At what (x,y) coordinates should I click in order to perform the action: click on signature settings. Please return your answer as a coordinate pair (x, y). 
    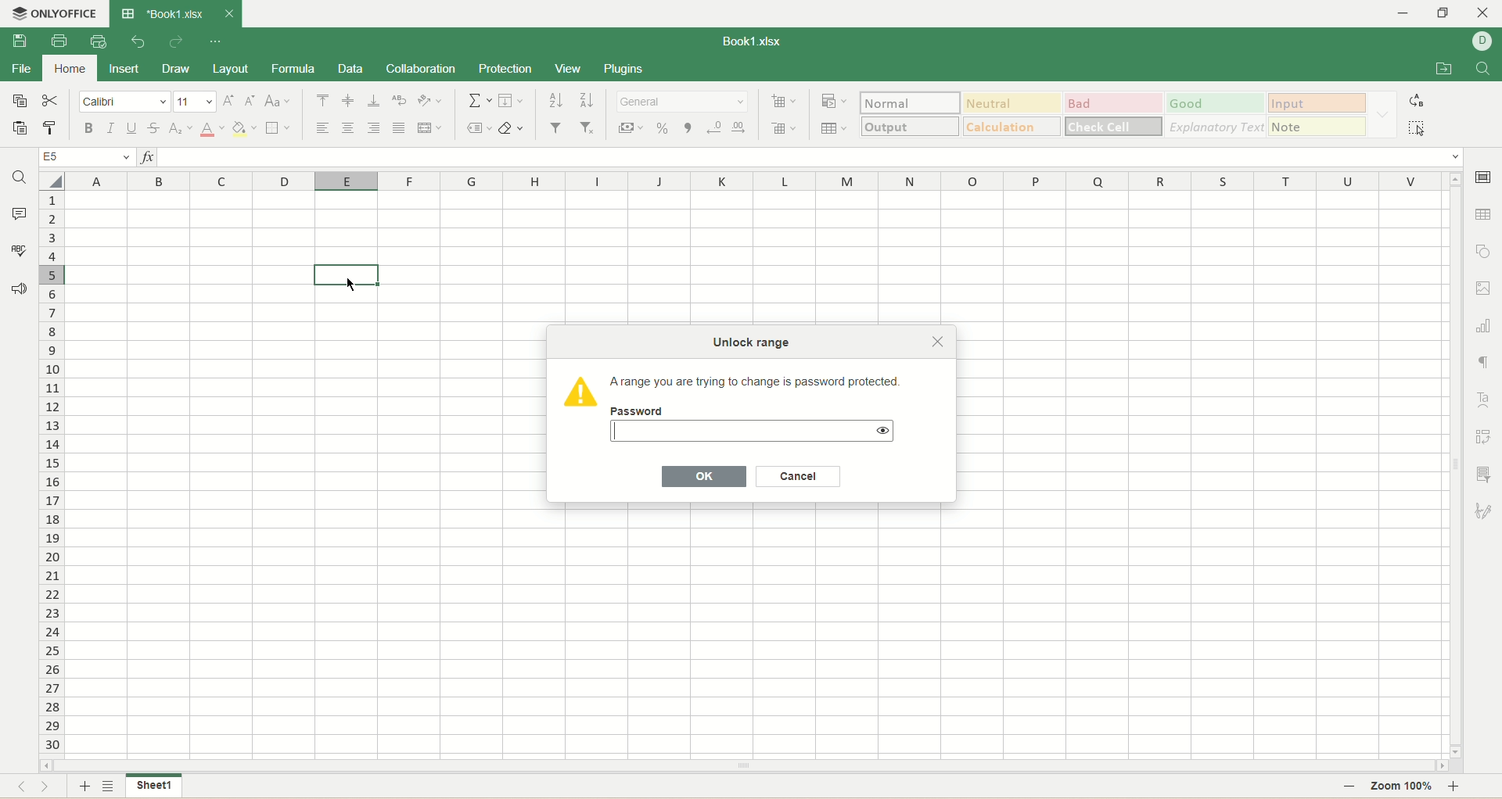
    Looking at the image, I should click on (1485, 511).